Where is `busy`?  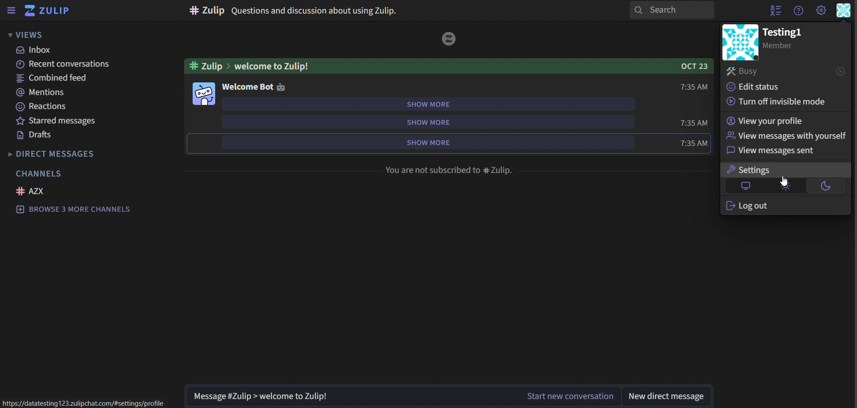
busy is located at coordinates (745, 71).